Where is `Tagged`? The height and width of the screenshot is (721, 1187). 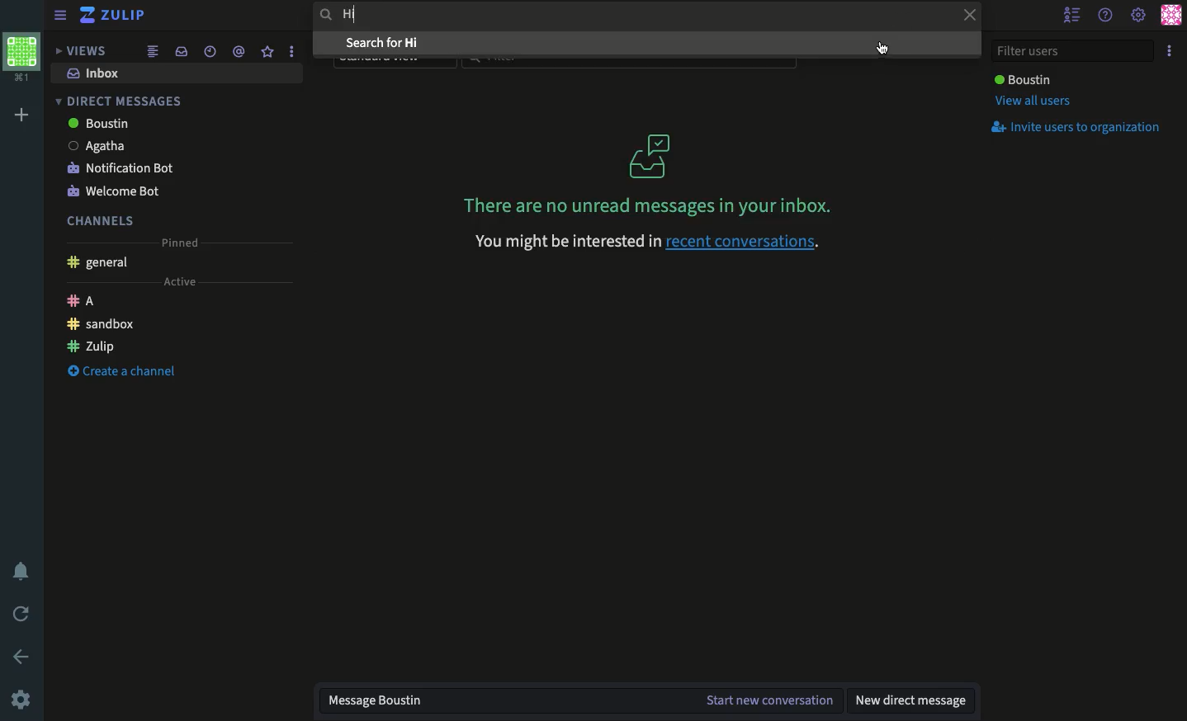
Tagged is located at coordinates (238, 52).